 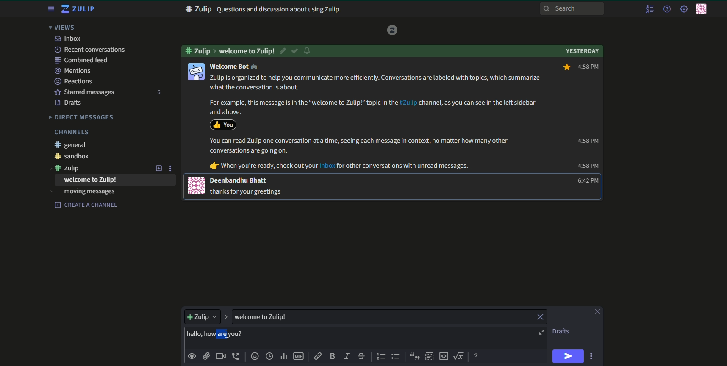 I want to click on #zulip, so click(x=71, y=168).